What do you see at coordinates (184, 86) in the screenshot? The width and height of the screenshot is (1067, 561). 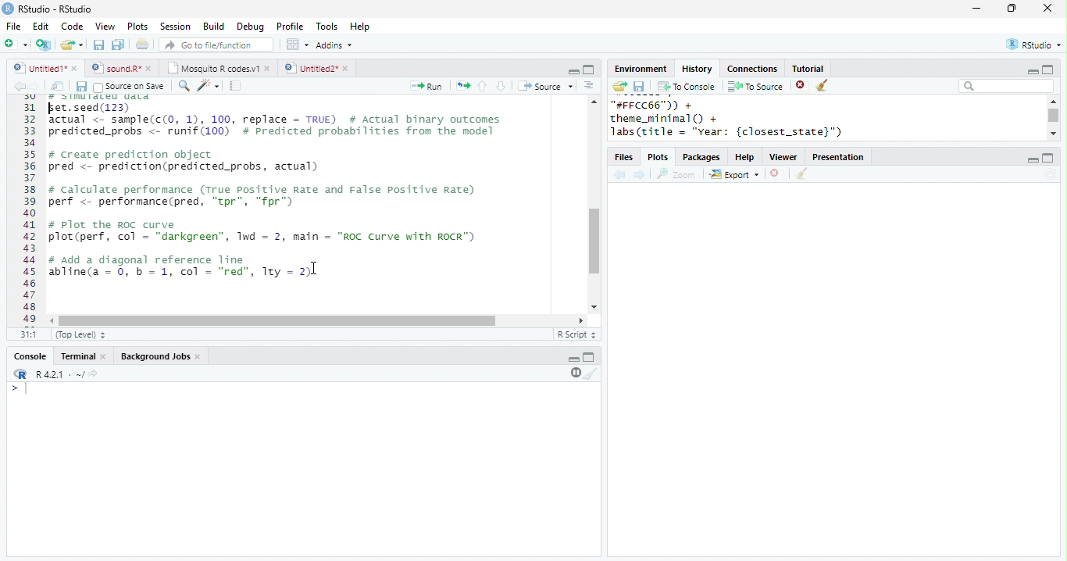 I see `search` at bounding box center [184, 86].